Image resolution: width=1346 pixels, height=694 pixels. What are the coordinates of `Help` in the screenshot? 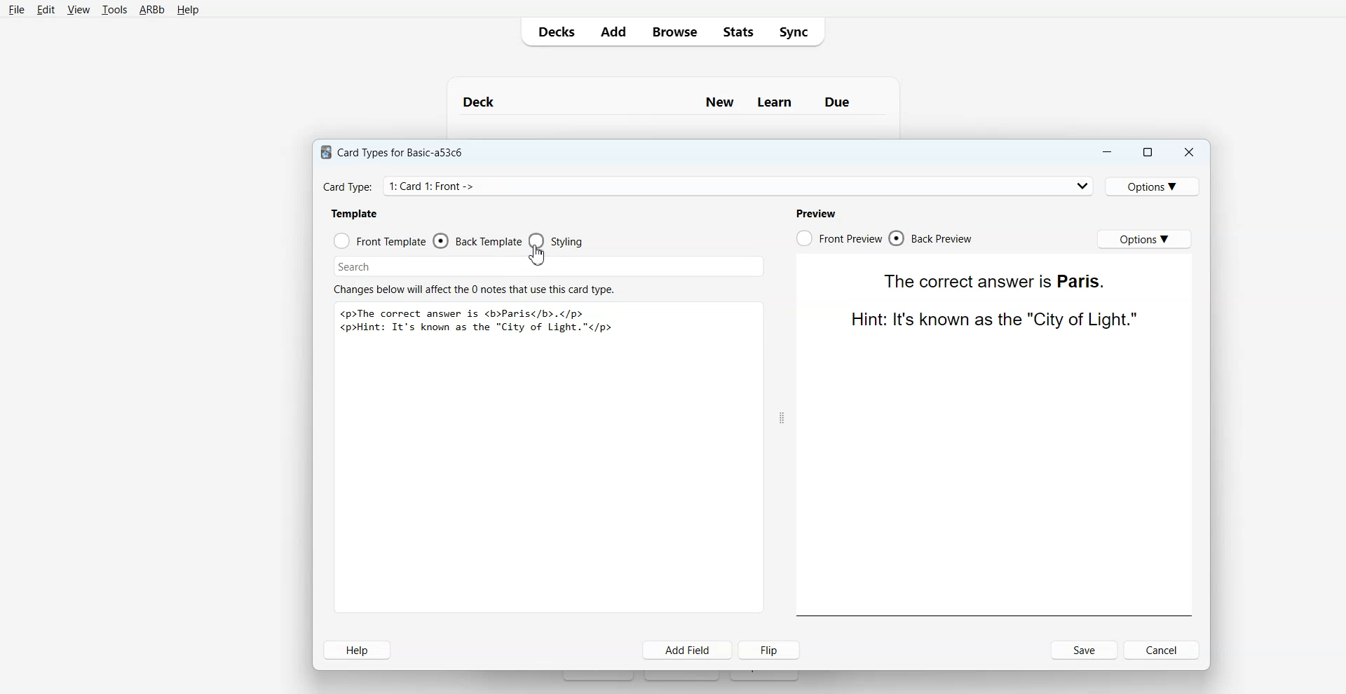 It's located at (357, 650).